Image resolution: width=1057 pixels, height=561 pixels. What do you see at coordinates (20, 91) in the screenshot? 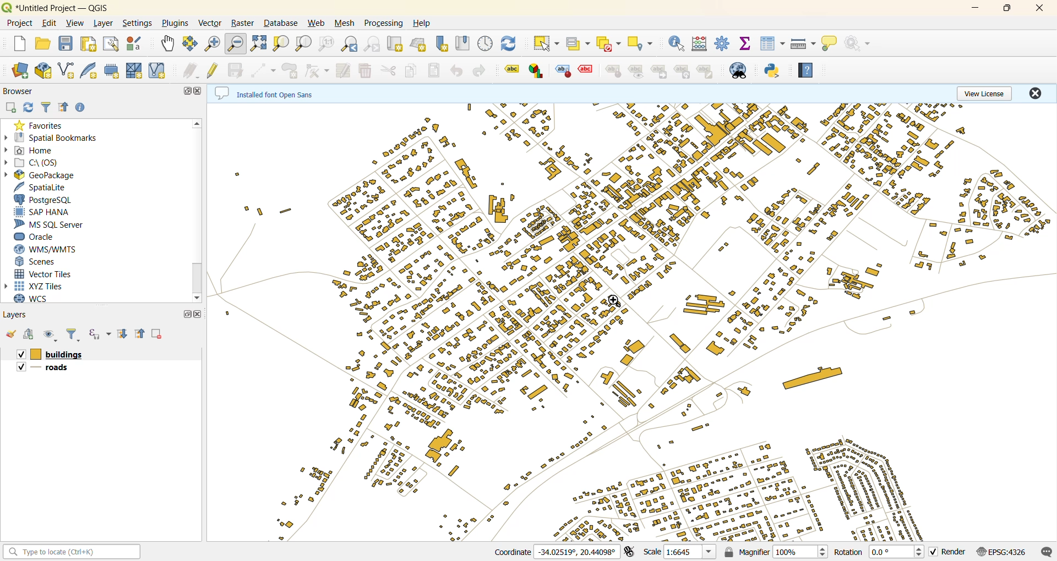
I see `browser` at bounding box center [20, 91].